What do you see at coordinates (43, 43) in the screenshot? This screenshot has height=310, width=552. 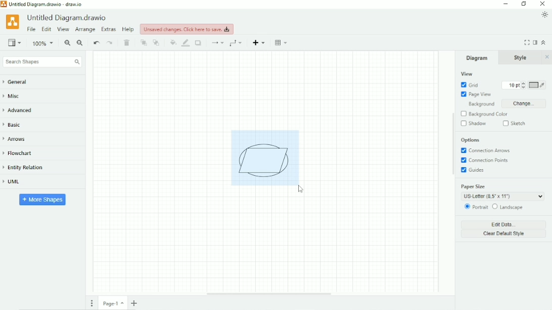 I see `Zoom factor` at bounding box center [43, 43].